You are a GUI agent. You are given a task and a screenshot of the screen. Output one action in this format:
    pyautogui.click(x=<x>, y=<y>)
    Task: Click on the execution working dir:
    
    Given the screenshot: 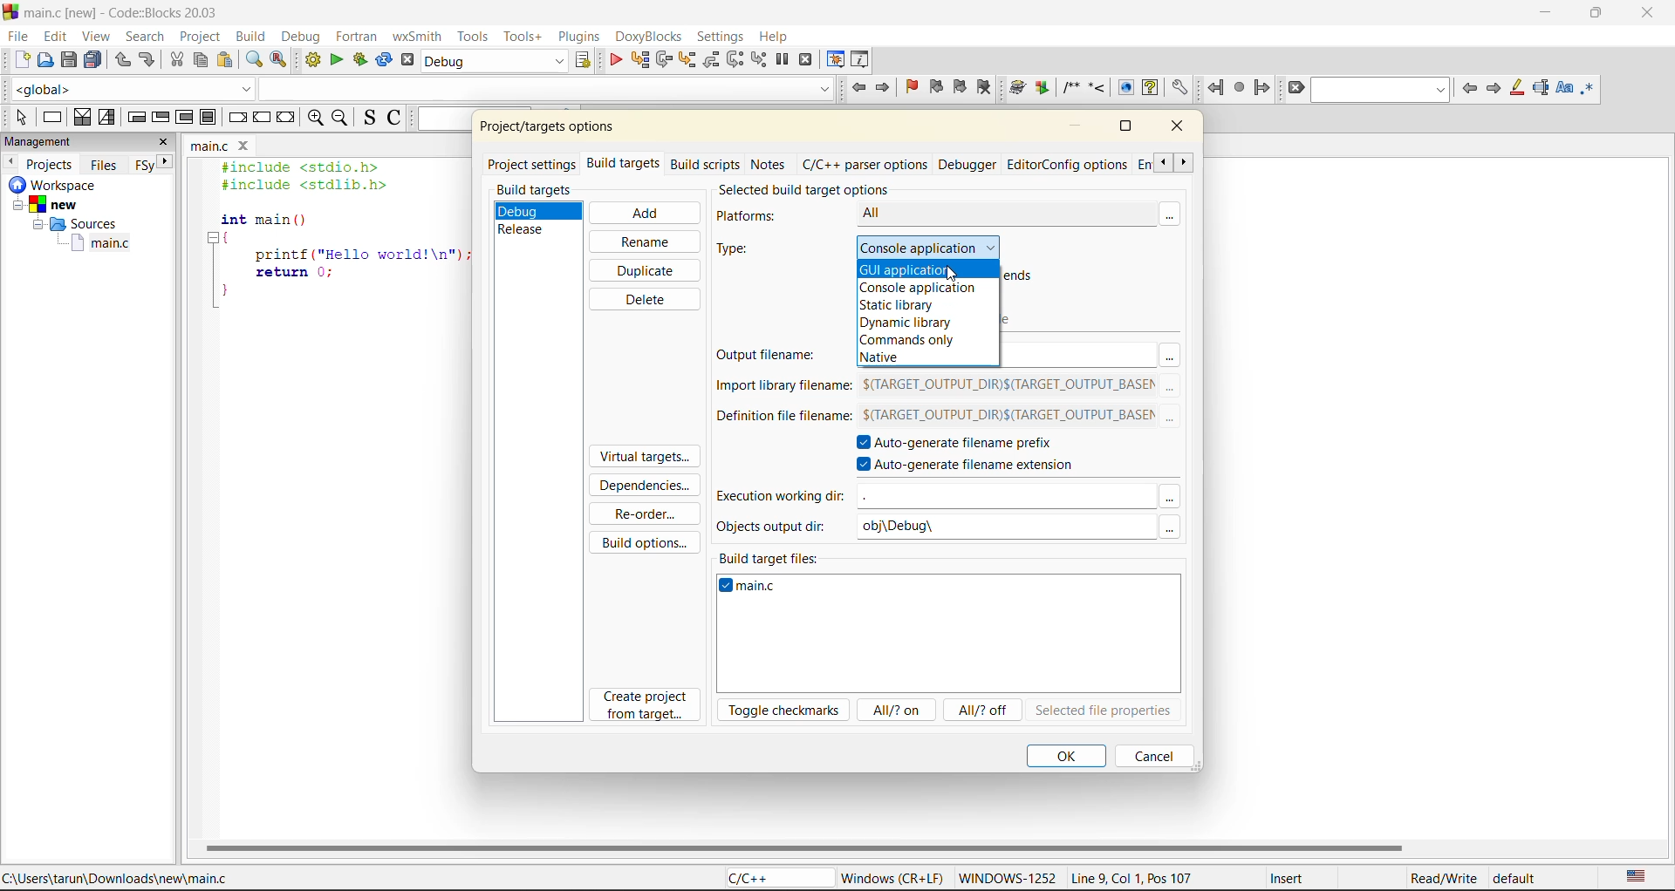 What is the action you would take?
    pyautogui.click(x=781, y=493)
    